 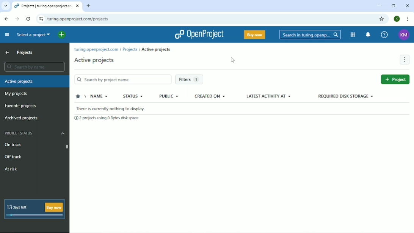 I want to click on Bookmark this tab, so click(x=382, y=19).